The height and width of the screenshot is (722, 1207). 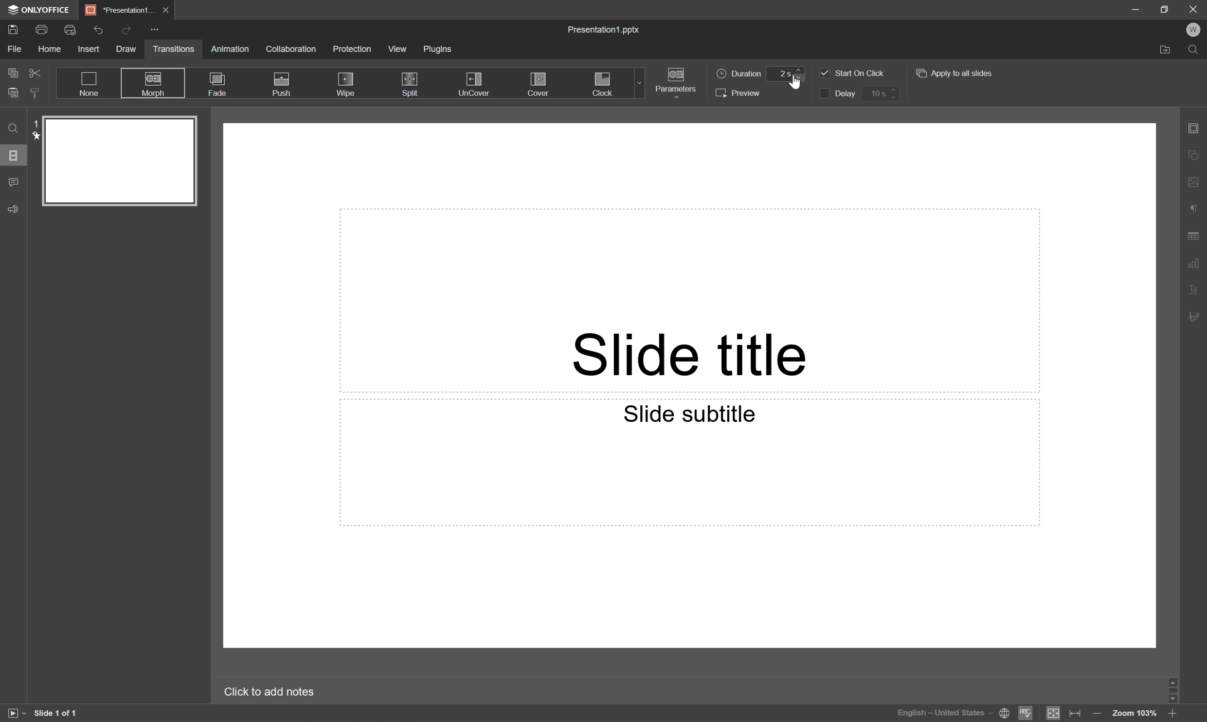 What do you see at coordinates (1170, 717) in the screenshot?
I see `Zoom in` at bounding box center [1170, 717].